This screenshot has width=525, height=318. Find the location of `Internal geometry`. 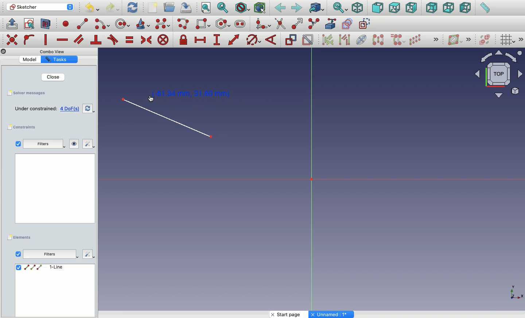

Internal geometry is located at coordinates (362, 39).